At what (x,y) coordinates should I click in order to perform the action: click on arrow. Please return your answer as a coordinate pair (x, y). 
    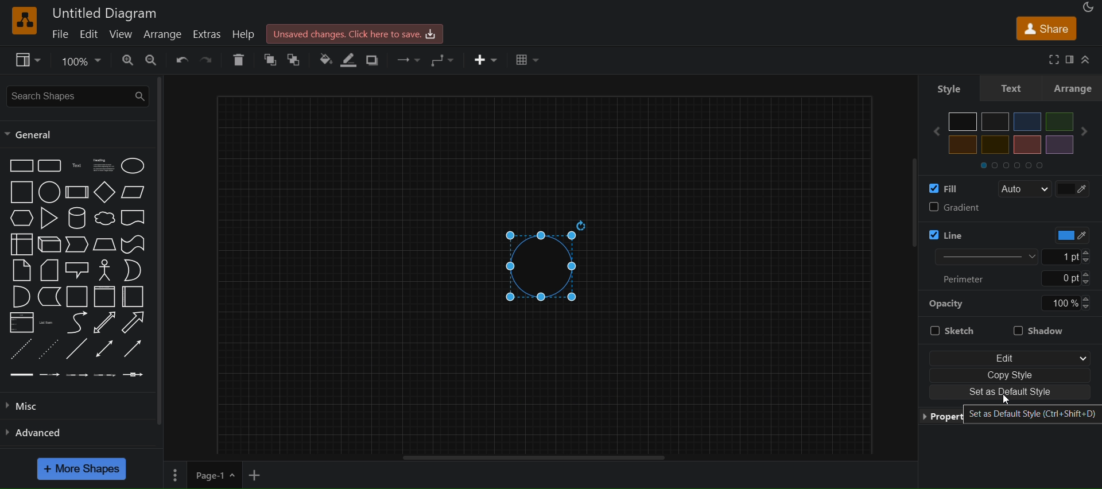
    Looking at the image, I should click on (133, 323).